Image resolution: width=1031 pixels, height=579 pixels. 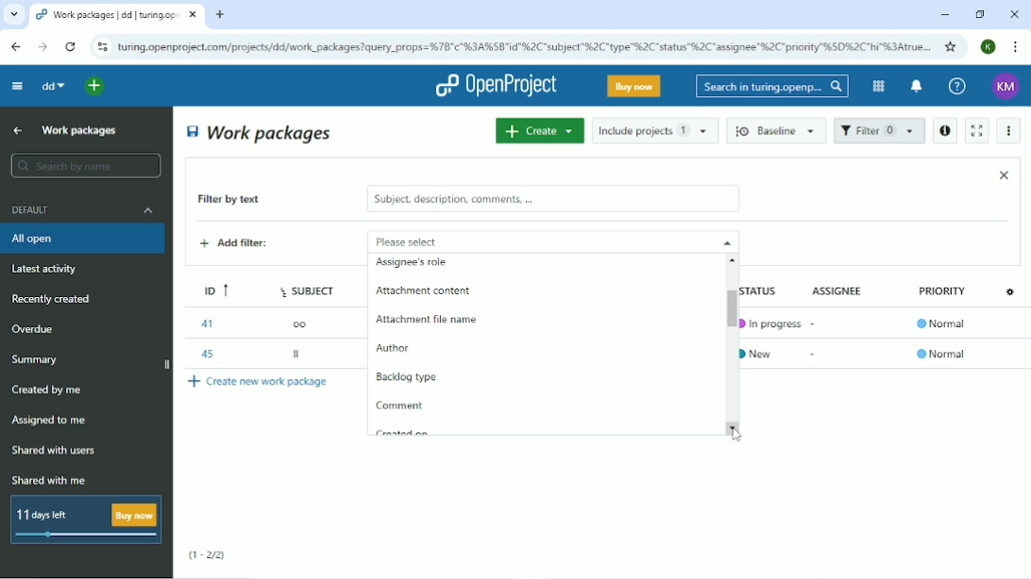 I want to click on -, so click(x=816, y=321).